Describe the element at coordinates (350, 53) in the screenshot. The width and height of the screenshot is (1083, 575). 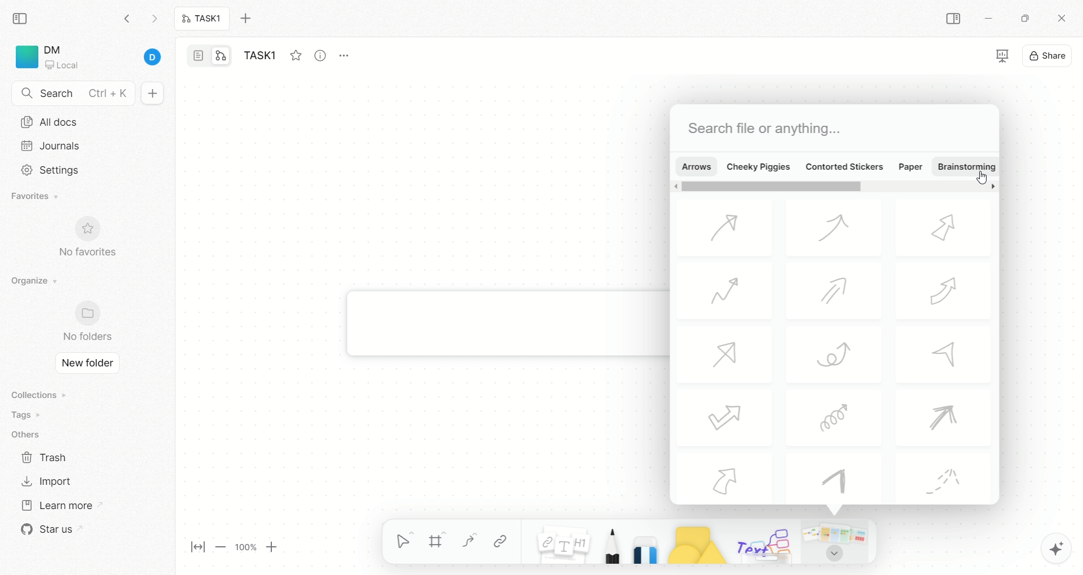
I see `options` at that location.